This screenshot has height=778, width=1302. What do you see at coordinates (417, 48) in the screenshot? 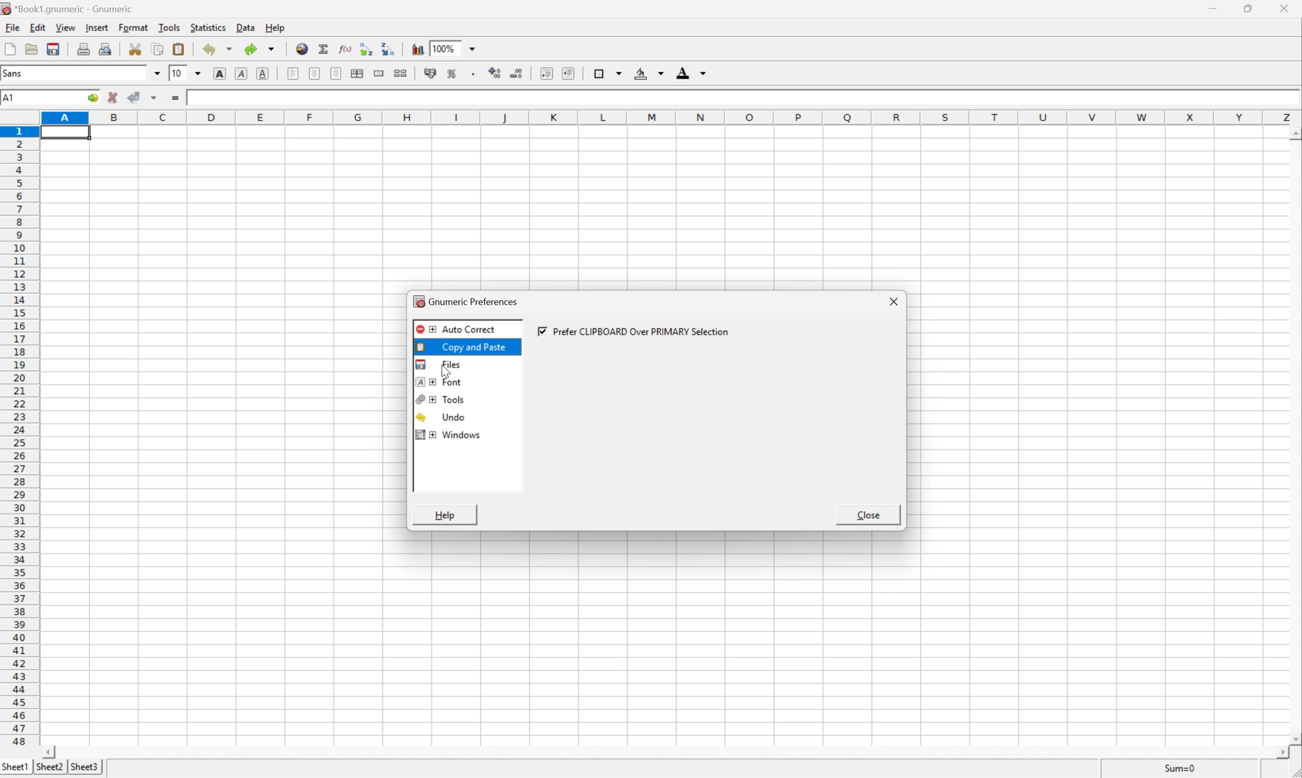
I see `insert chart` at bounding box center [417, 48].